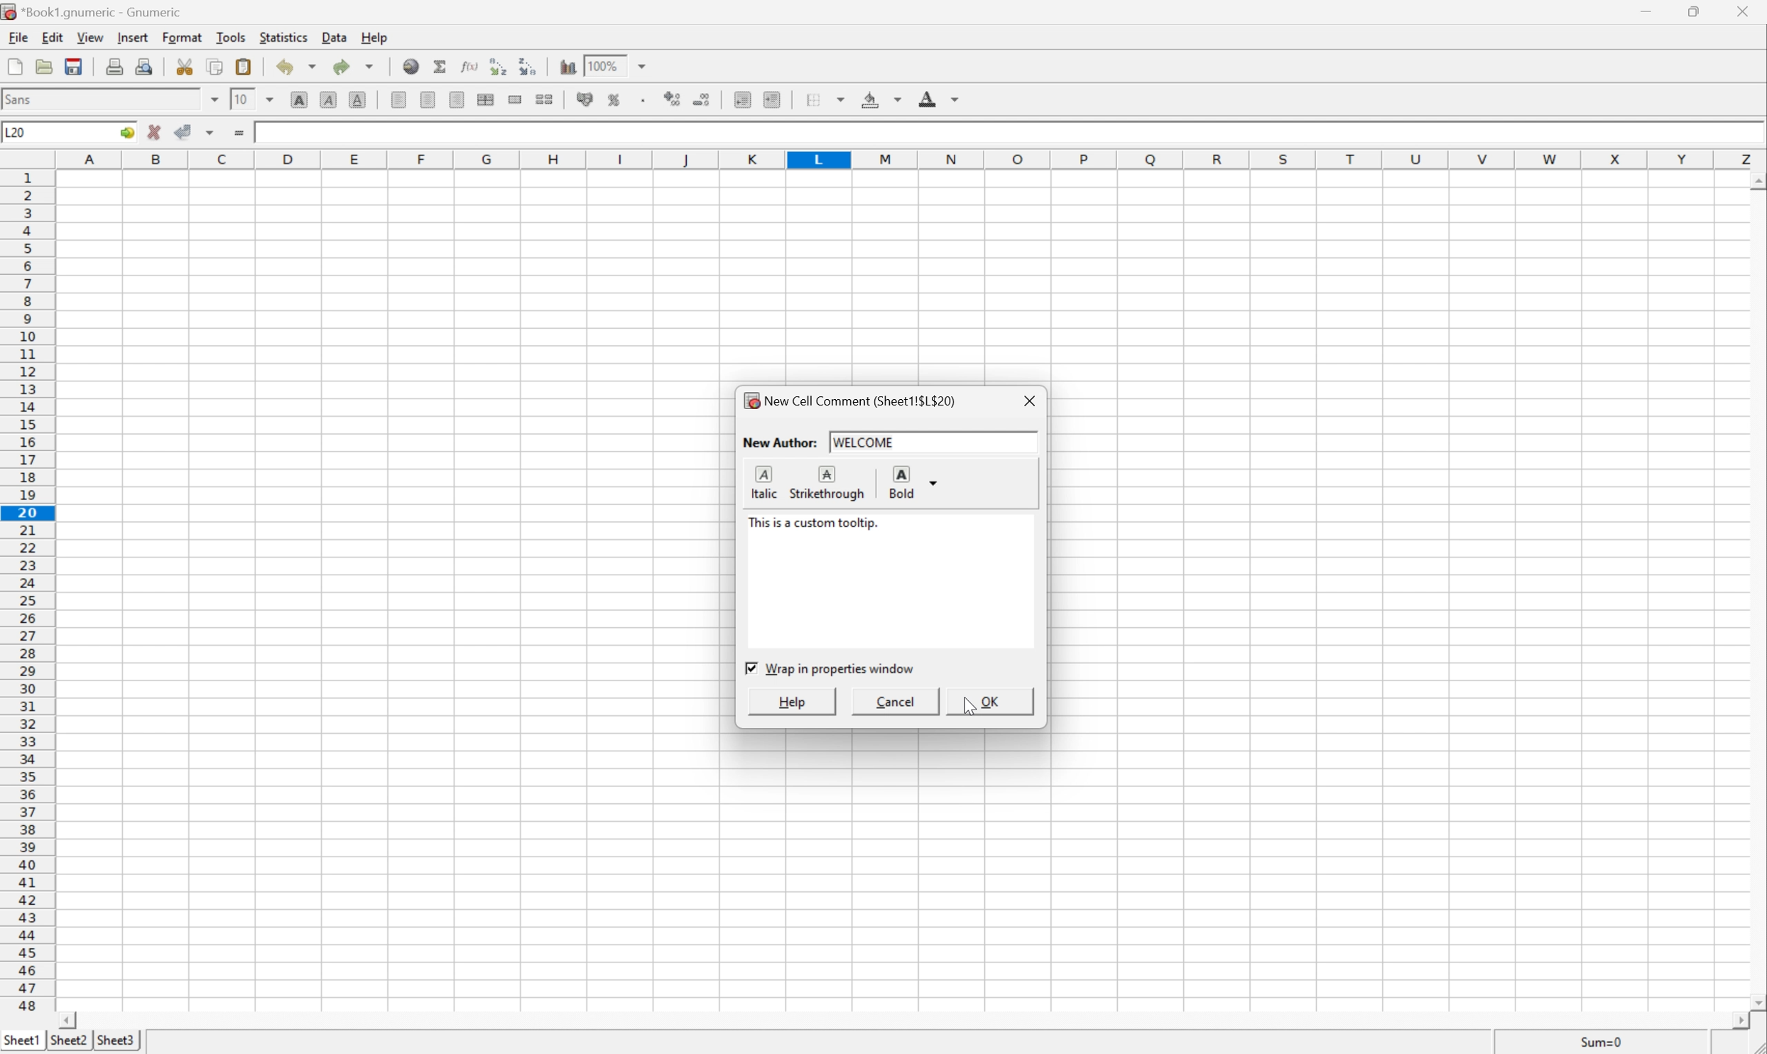  Describe the element at coordinates (940, 98) in the screenshot. I see `Foreground` at that location.